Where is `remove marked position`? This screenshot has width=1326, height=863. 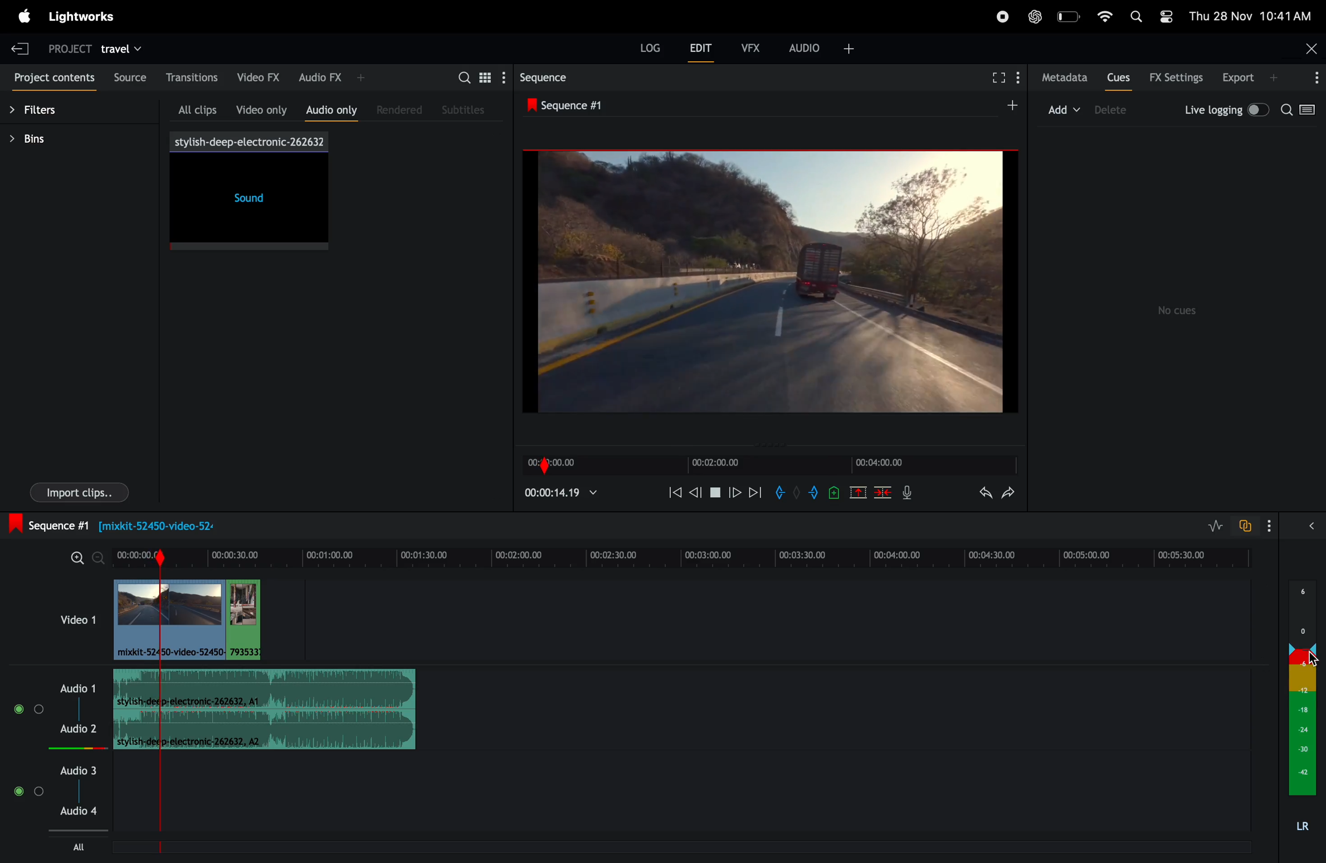
remove marked position is located at coordinates (857, 492).